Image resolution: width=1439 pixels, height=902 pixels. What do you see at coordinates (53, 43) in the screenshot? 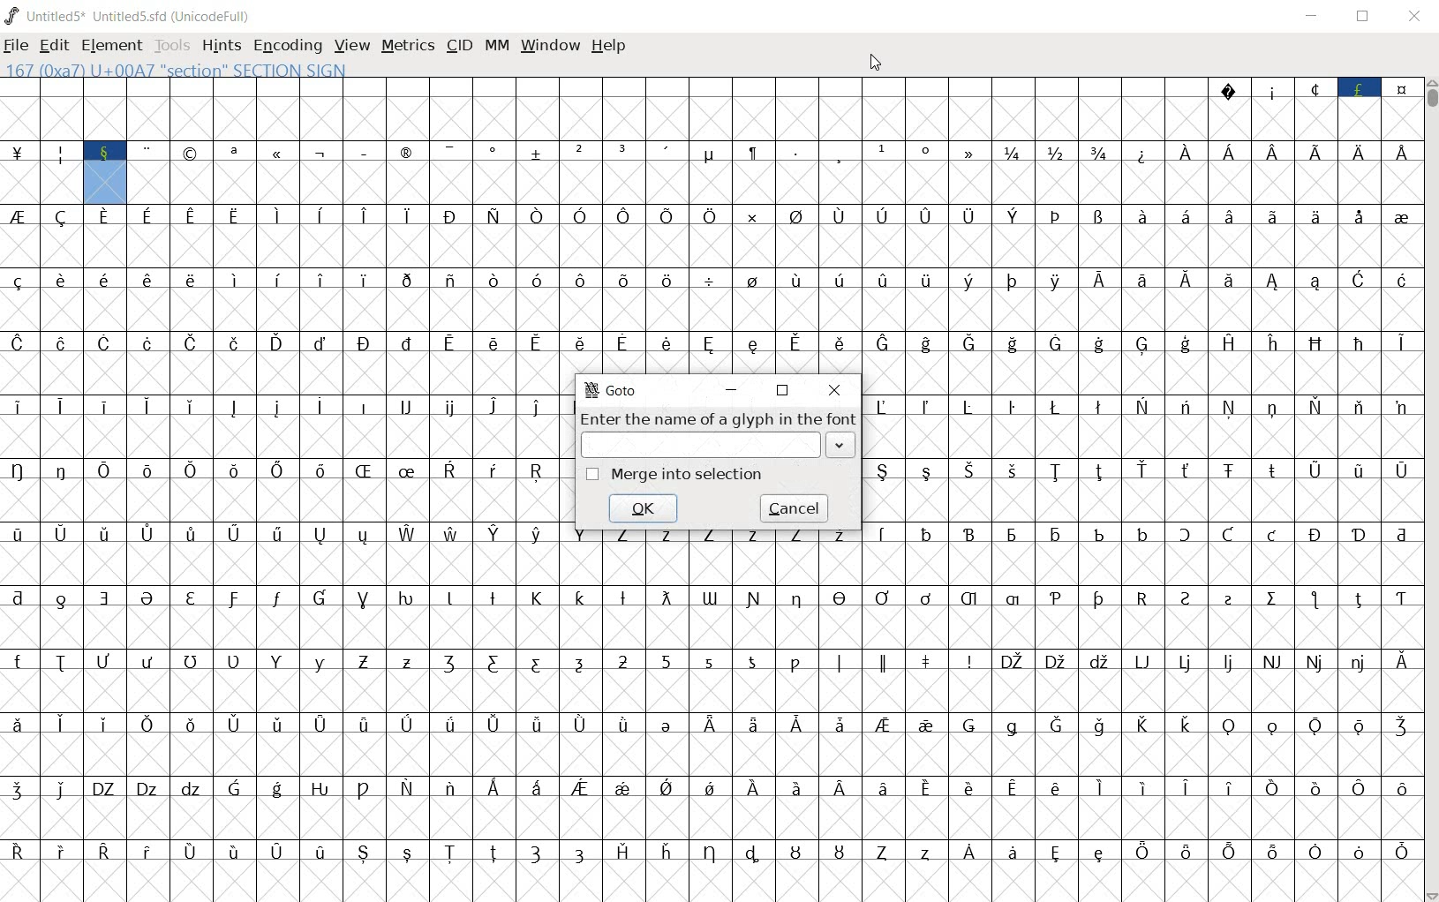
I see `edit` at bounding box center [53, 43].